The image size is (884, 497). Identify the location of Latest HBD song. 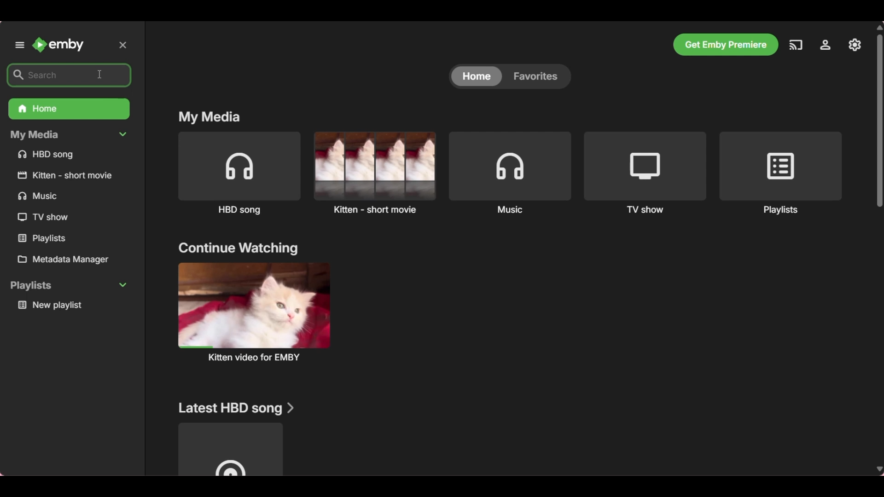
(237, 408).